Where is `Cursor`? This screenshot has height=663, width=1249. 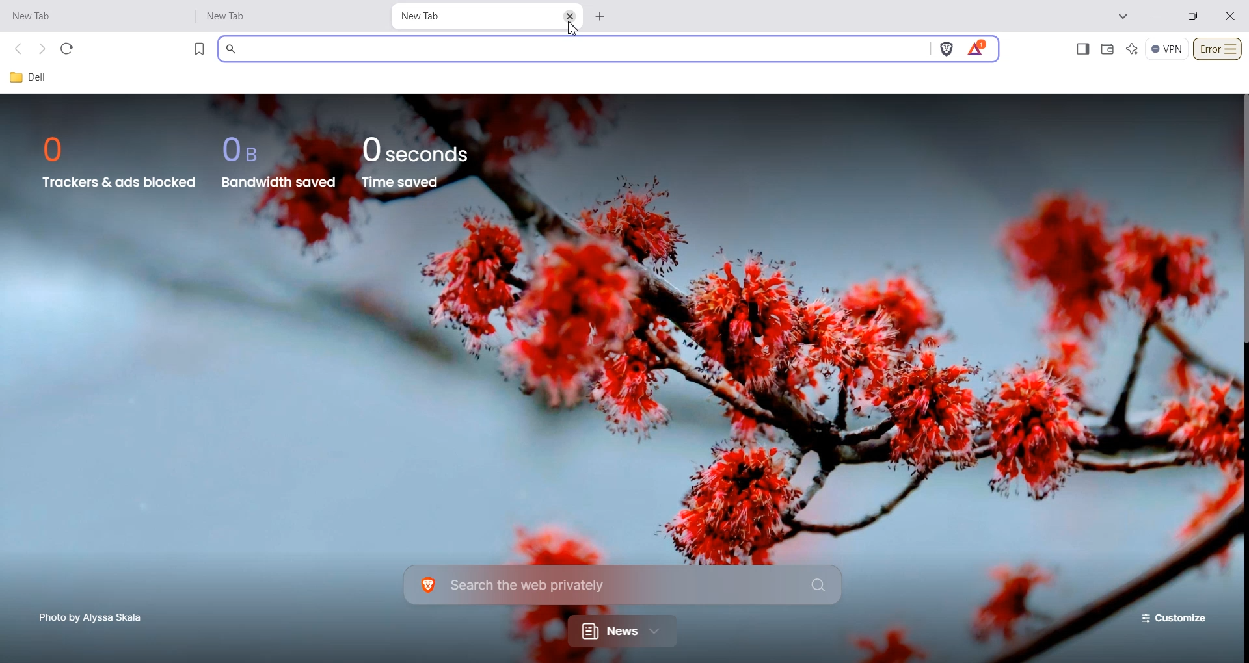
Cursor is located at coordinates (572, 29).